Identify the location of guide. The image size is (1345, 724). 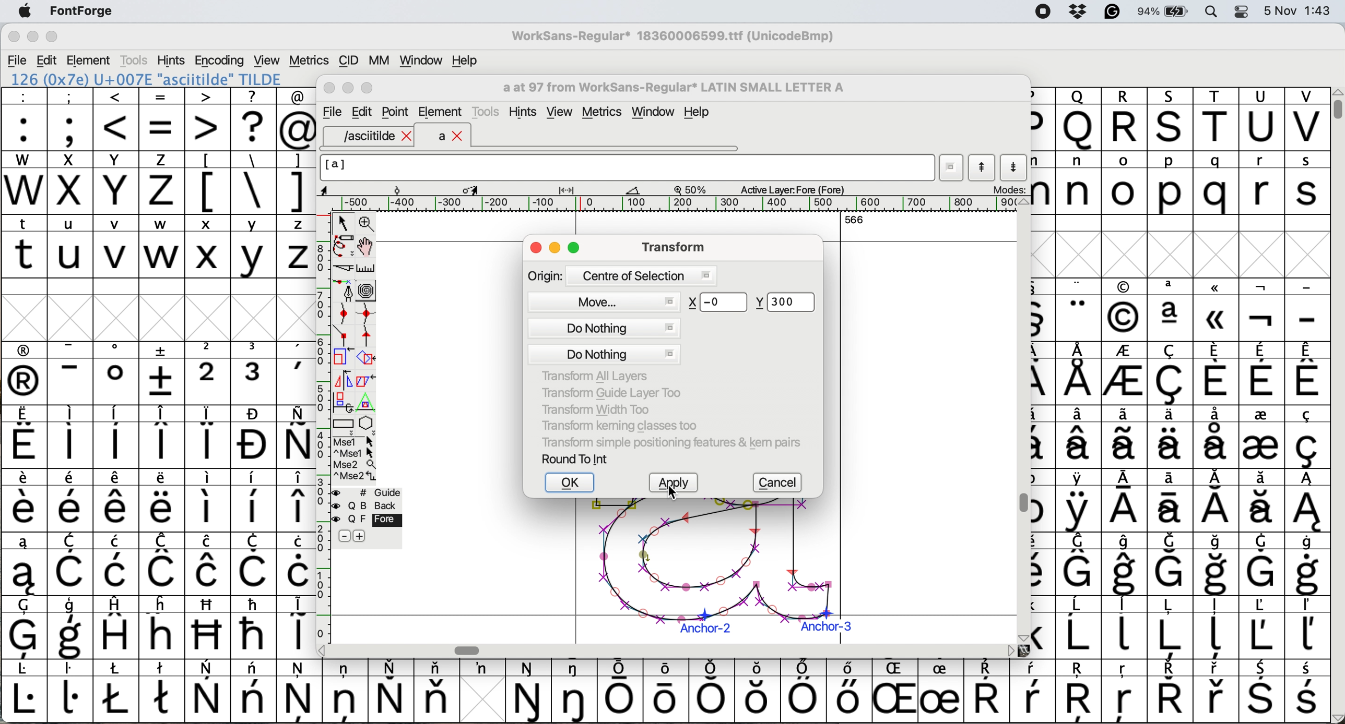
(373, 491).